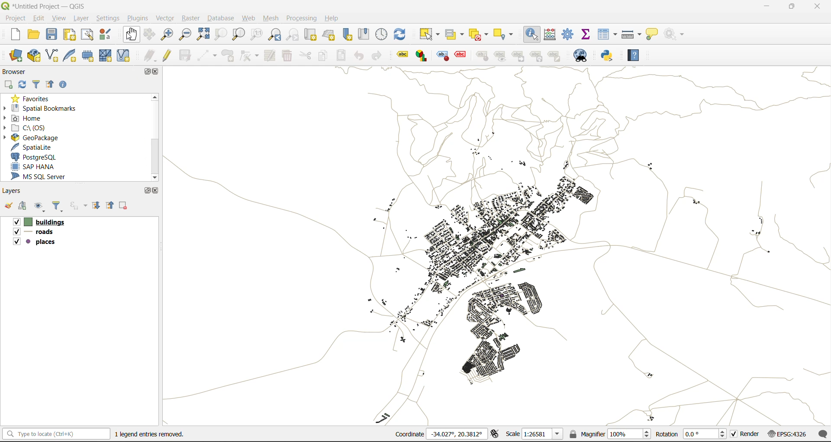 This screenshot has width=831, height=442. What do you see at coordinates (480, 35) in the screenshot?
I see `deselect value` at bounding box center [480, 35].